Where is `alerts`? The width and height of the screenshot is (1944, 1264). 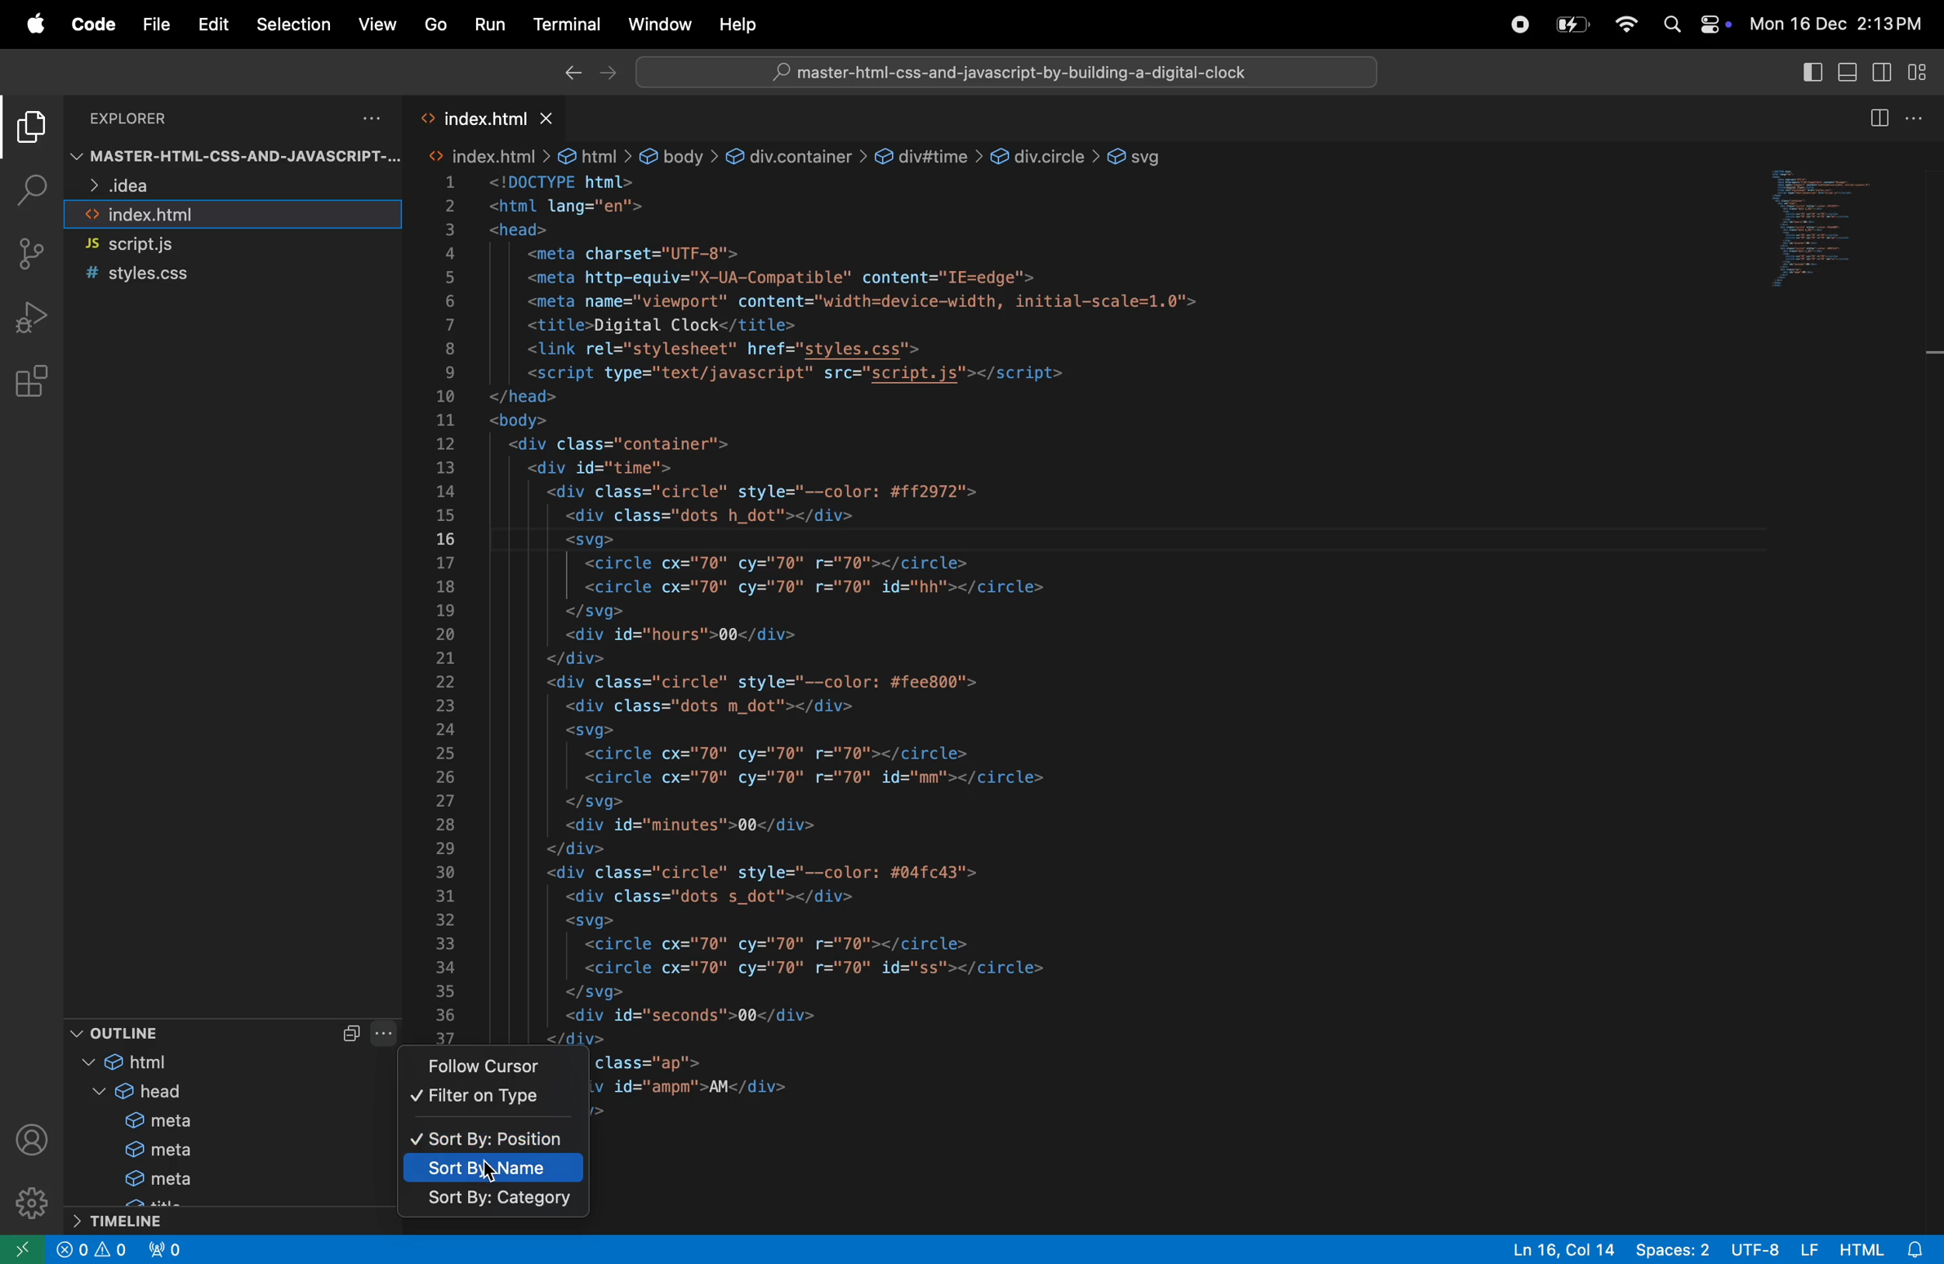
alerts is located at coordinates (112, 1252).